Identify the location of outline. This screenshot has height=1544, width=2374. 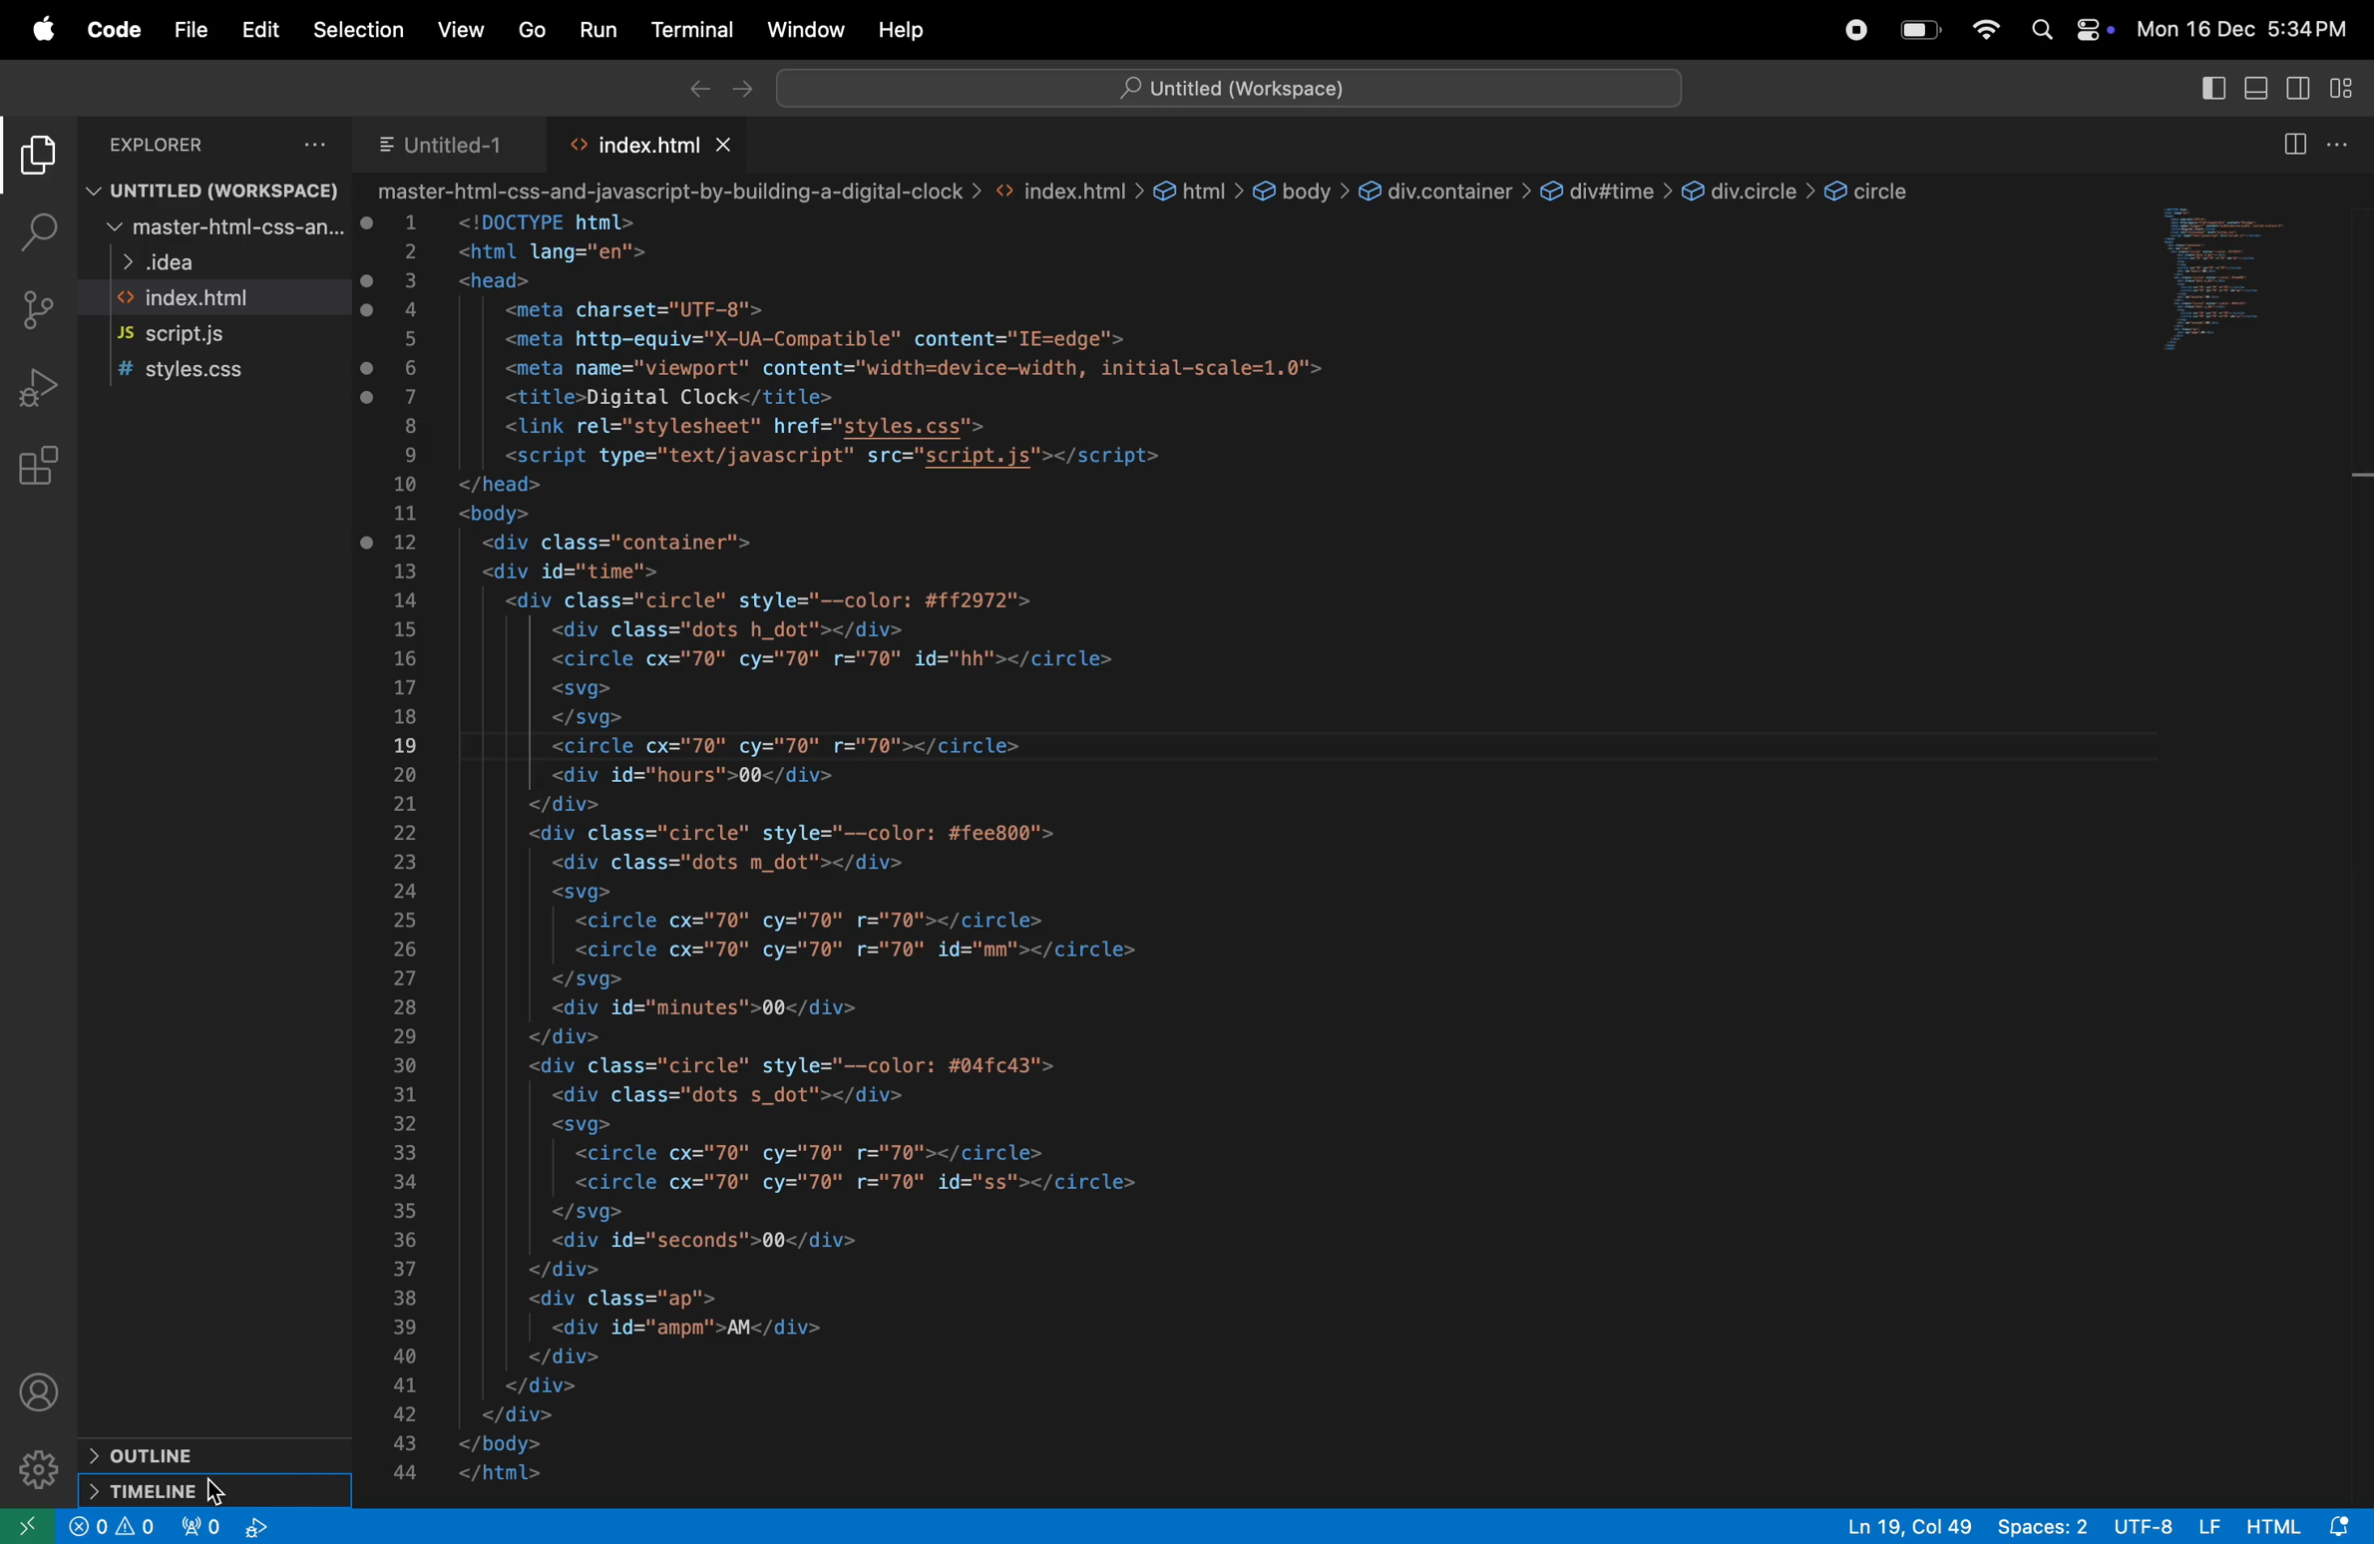
(139, 1457).